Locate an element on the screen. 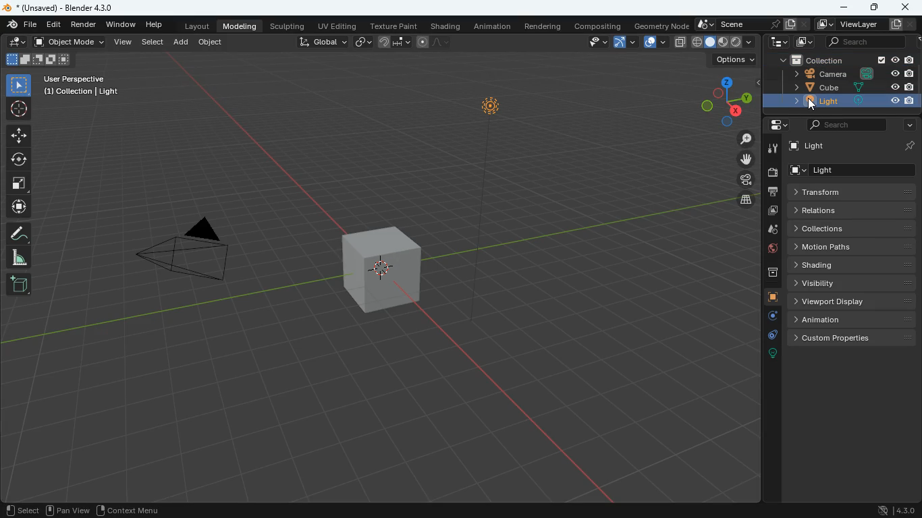 The width and height of the screenshot is (922, 518). global is located at coordinates (323, 43).